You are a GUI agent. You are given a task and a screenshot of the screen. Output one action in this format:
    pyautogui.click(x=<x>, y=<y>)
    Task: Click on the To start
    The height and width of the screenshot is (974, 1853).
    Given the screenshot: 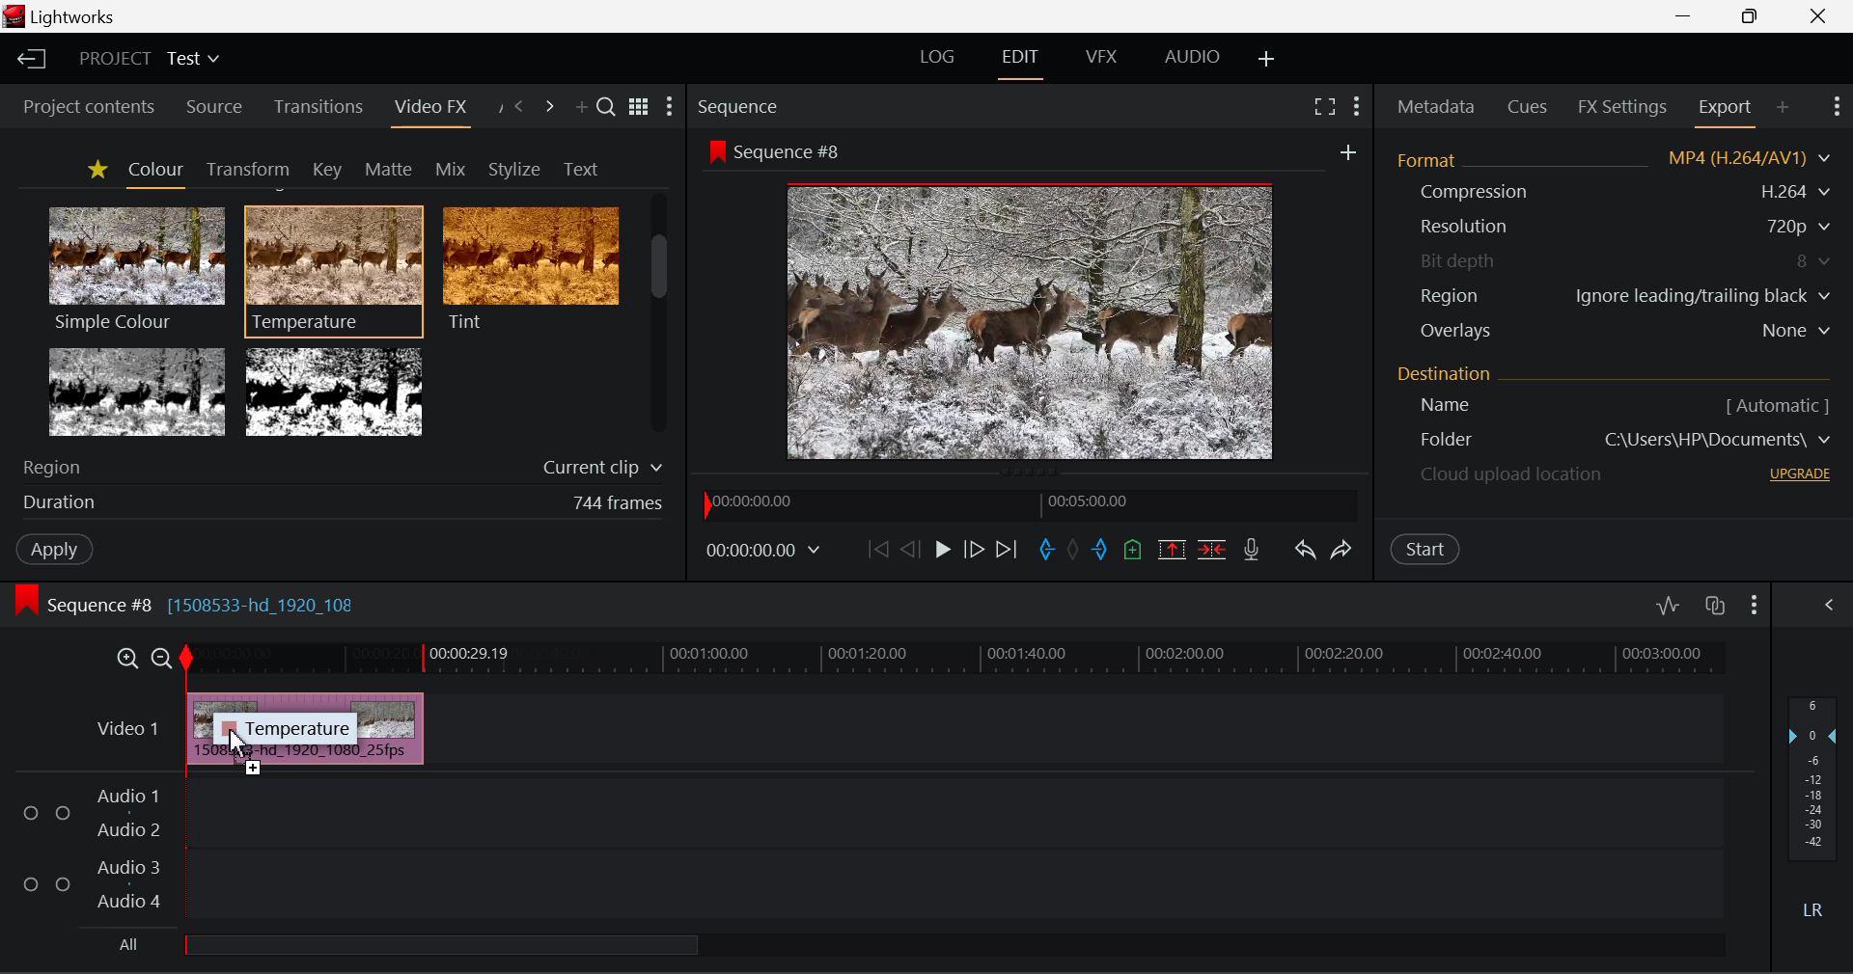 What is the action you would take?
    pyautogui.click(x=875, y=554)
    